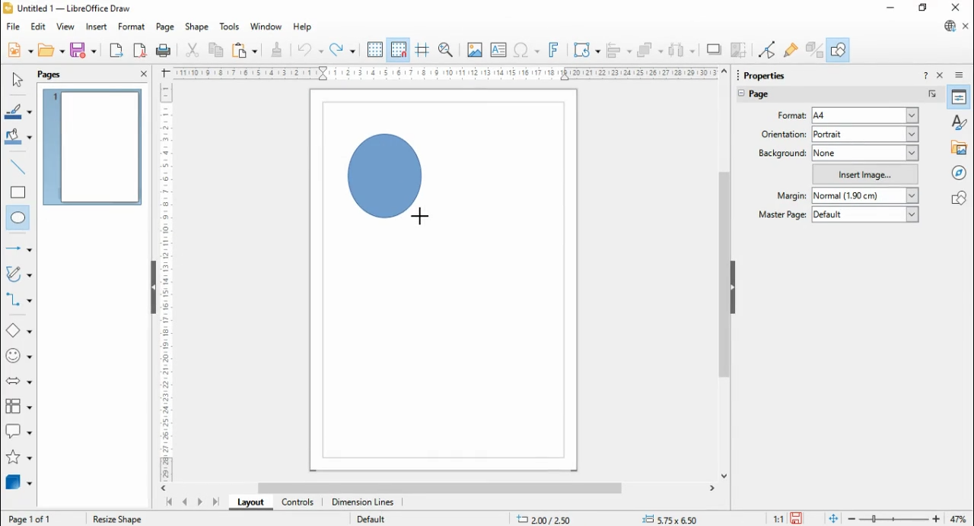 This screenshot has width=974, height=526. I want to click on print, so click(163, 50).